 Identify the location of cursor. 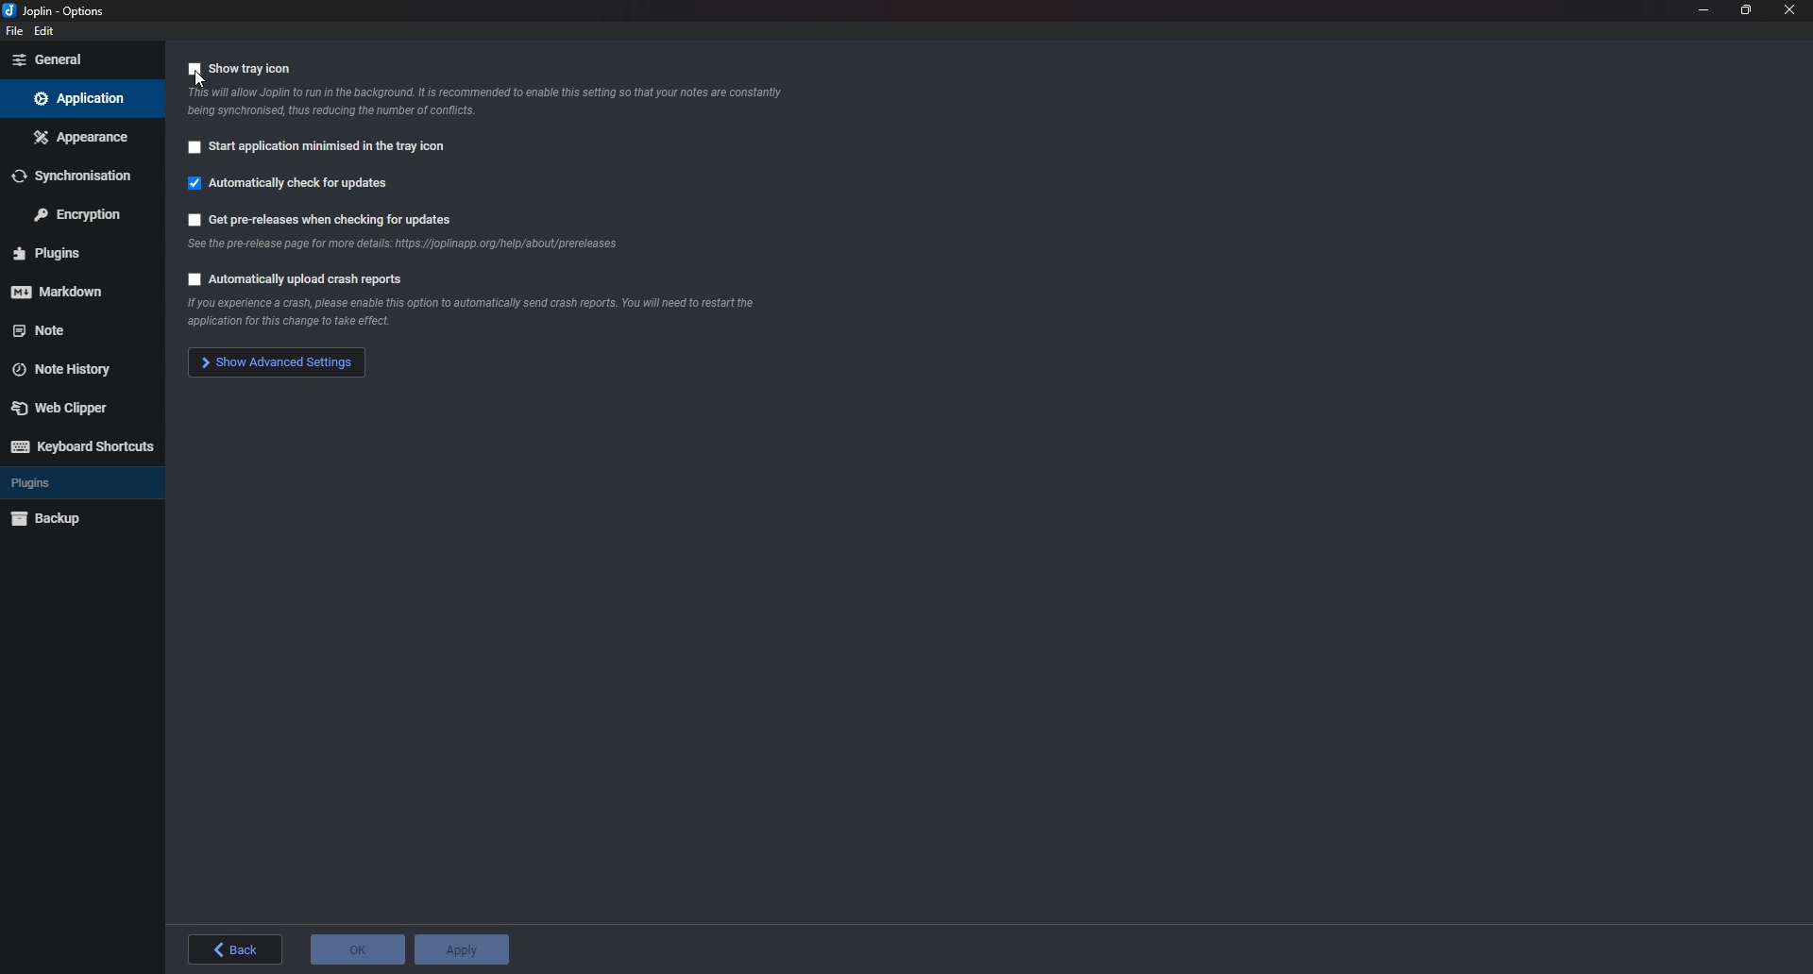
(201, 75).